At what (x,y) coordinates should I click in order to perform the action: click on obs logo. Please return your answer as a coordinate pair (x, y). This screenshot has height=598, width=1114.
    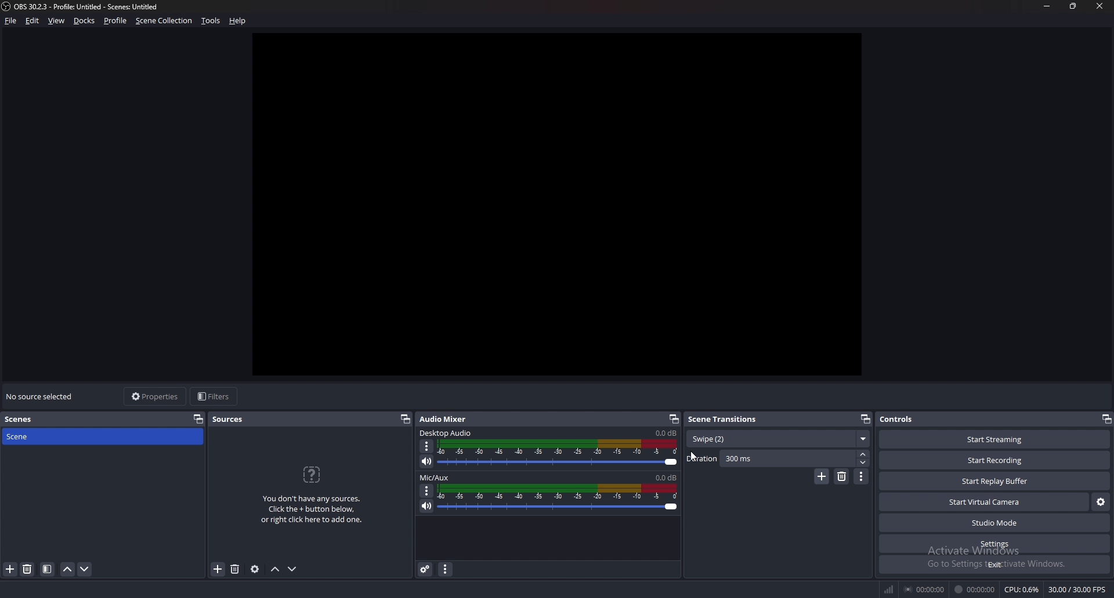
    Looking at the image, I should click on (7, 8).